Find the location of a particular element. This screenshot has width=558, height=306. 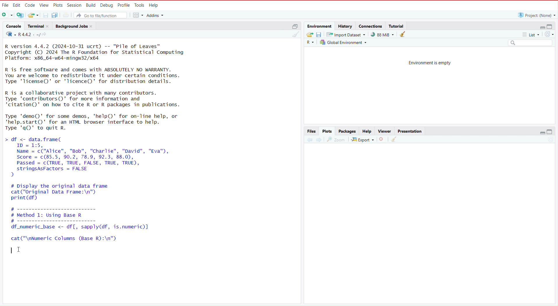

next plot is located at coordinates (318, 139).